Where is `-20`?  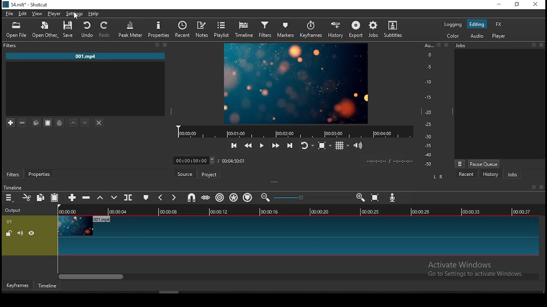 -20 is located at coordinates (428, 112).